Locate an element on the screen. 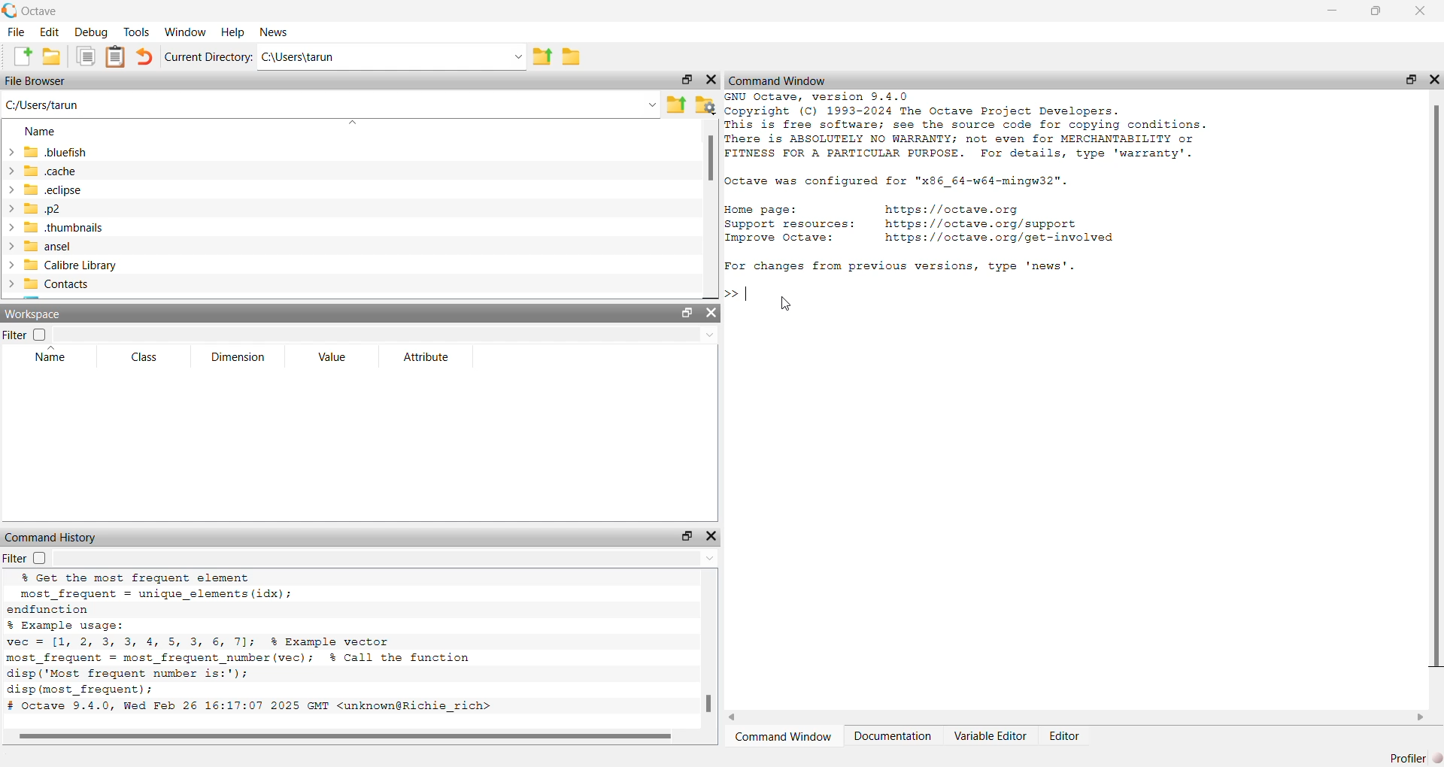  expand/collapse is located at coordinates (11, 190).